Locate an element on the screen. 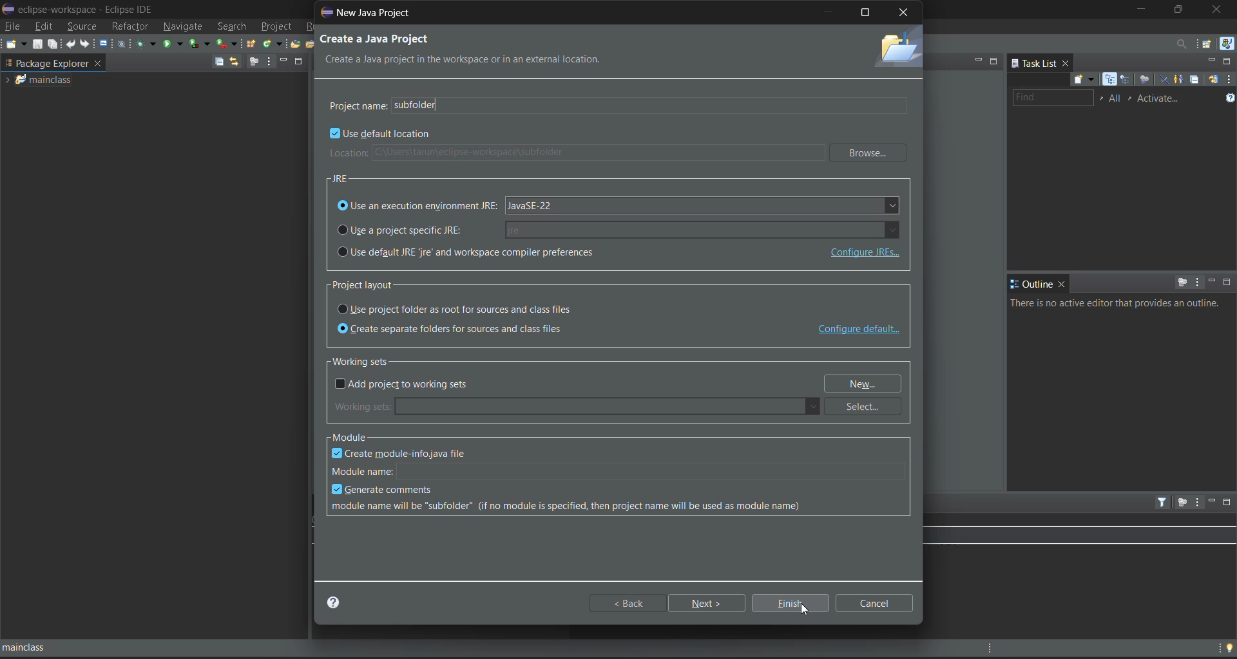 This screenshot has width=1237, height=659. collapse all is located at coordinates (218, 62).